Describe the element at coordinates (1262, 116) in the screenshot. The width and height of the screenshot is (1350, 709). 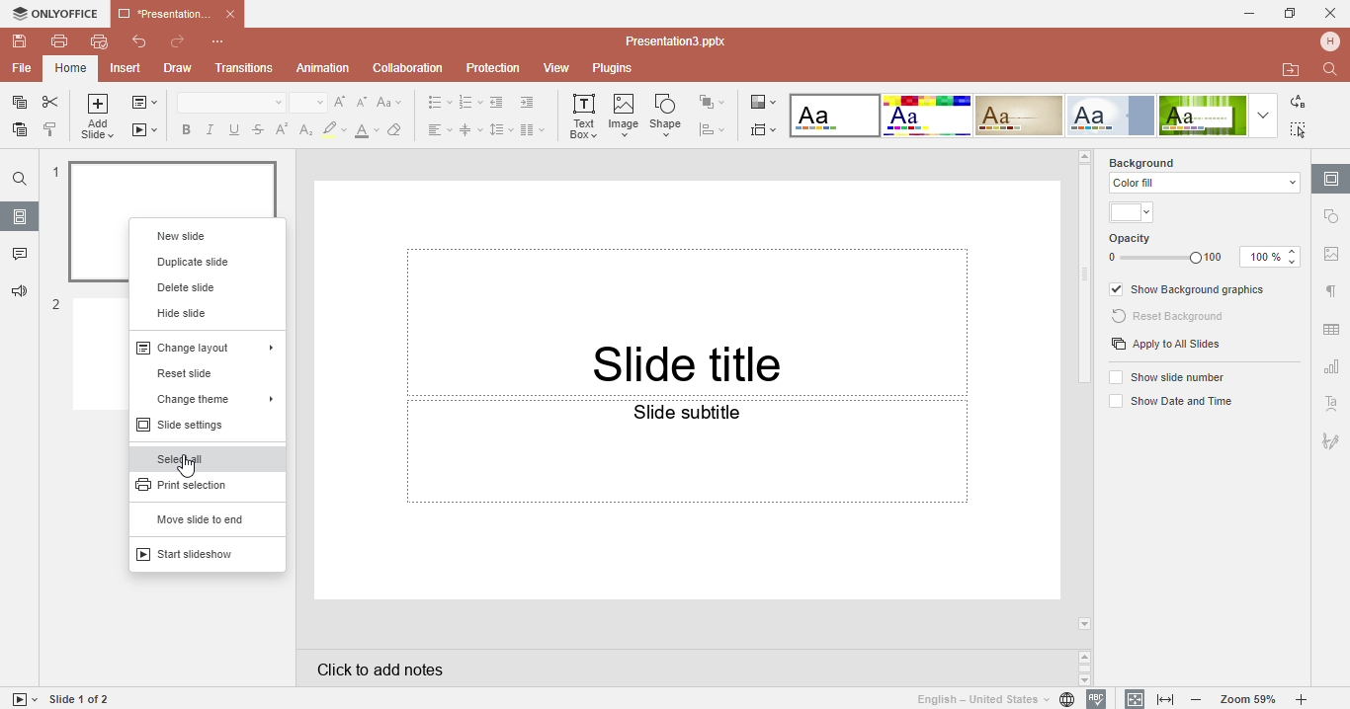
I see `Drop down` at that location.